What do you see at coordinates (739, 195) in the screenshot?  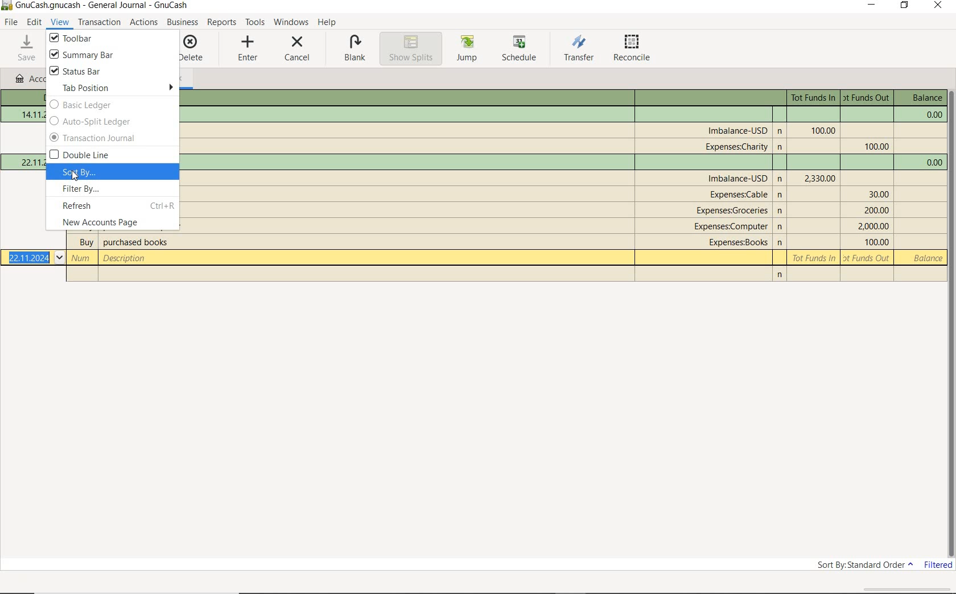 I see `account` at bounding box center [739, 195].